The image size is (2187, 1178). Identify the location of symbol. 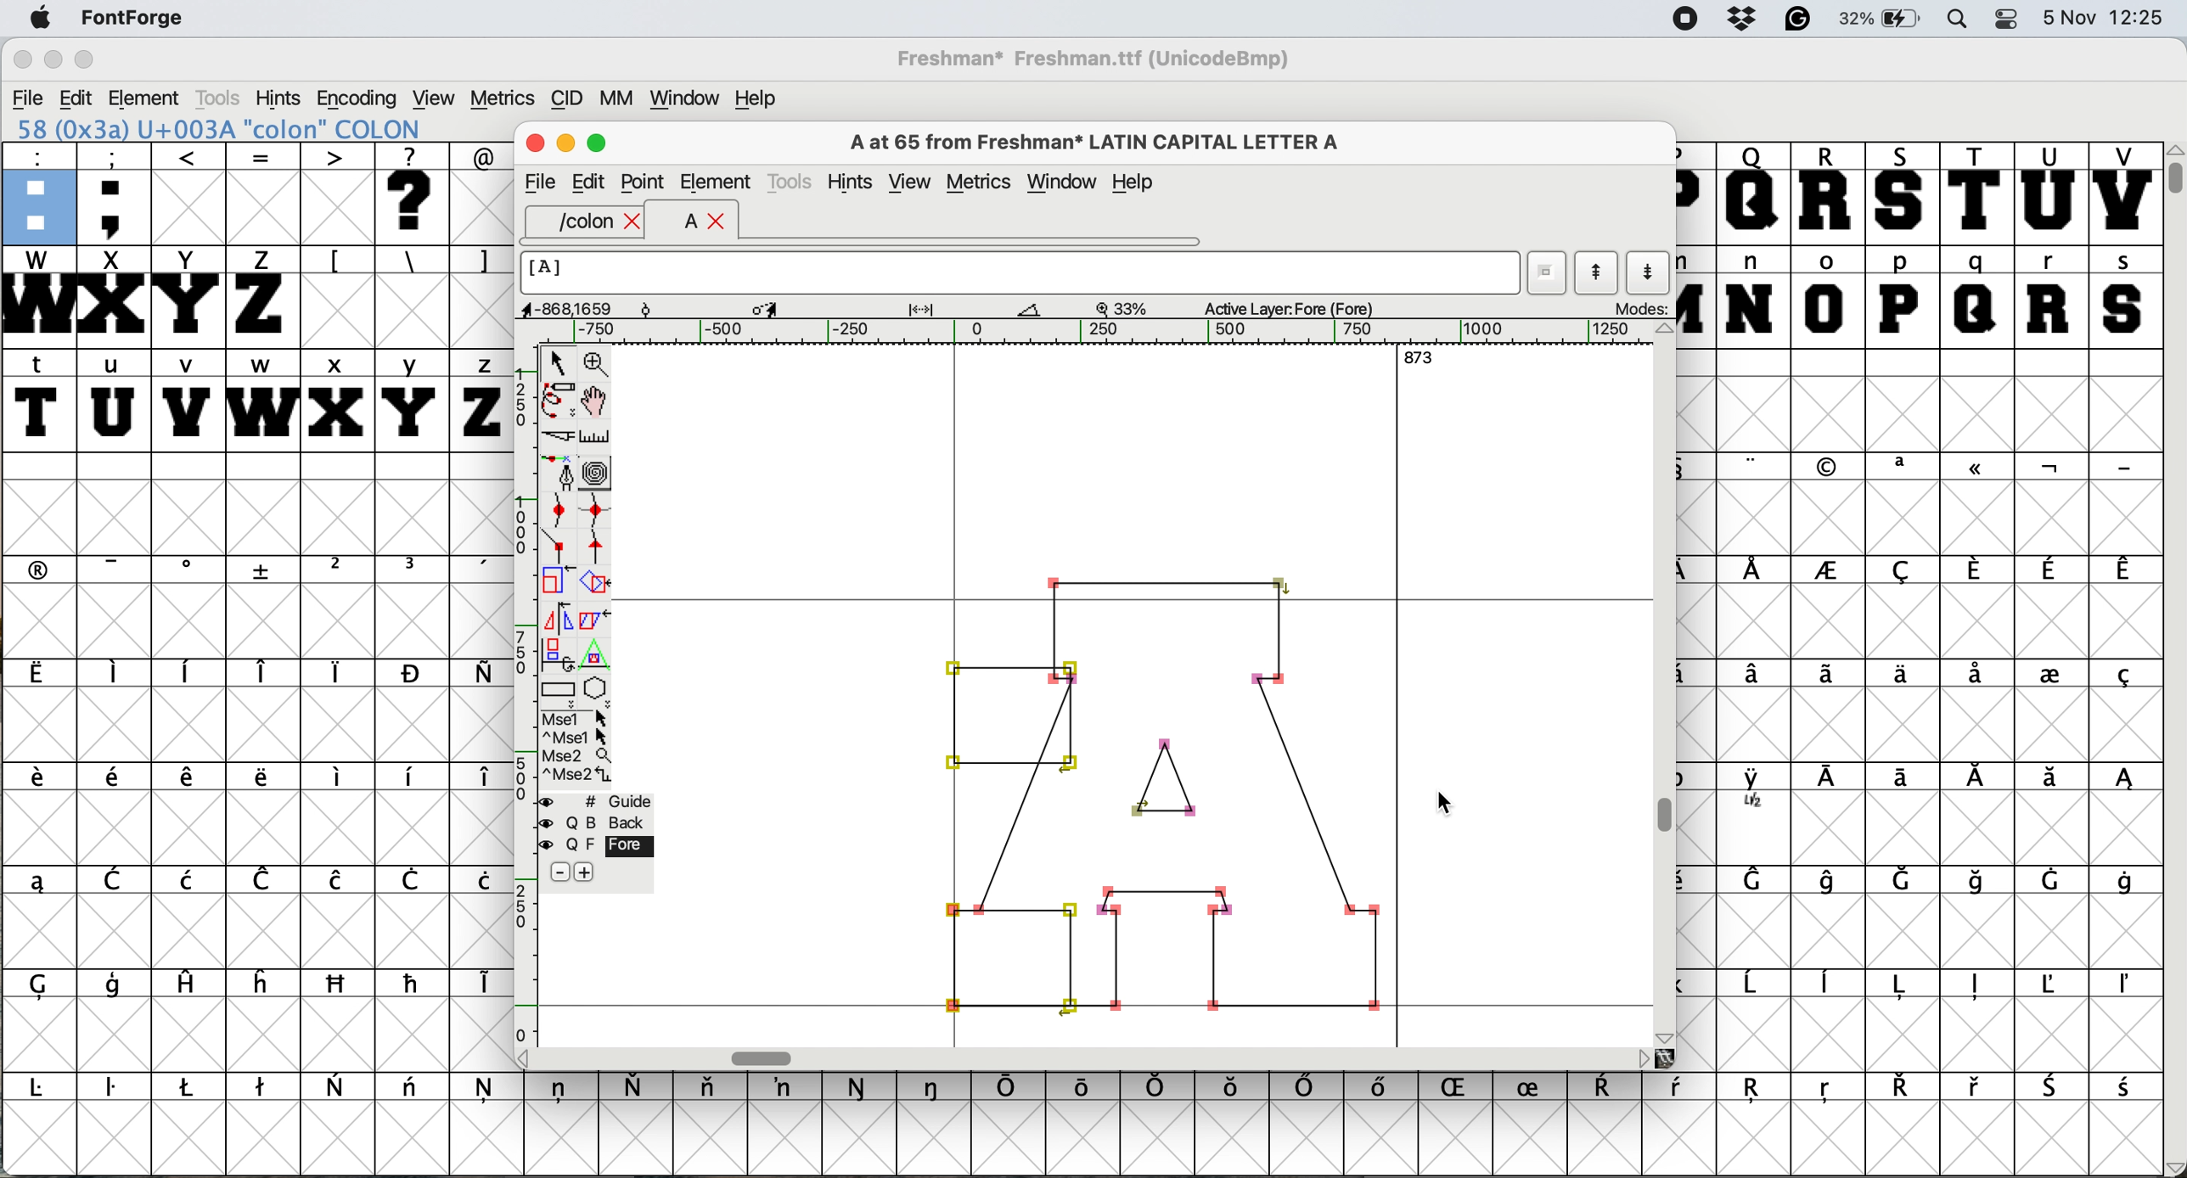
(1834, 780).